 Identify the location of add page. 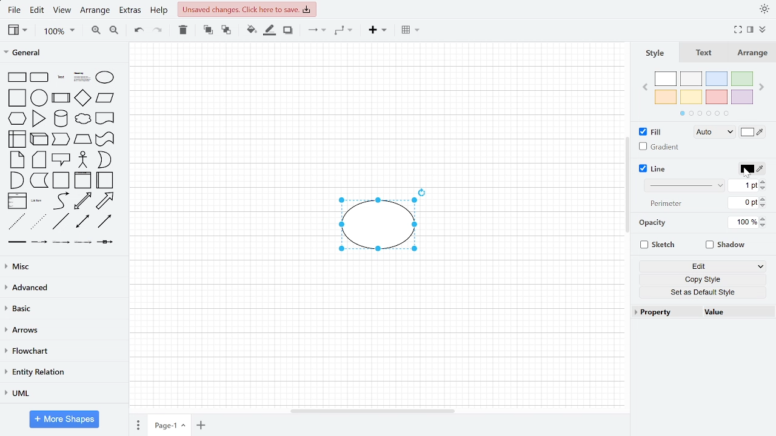
(202, 426).